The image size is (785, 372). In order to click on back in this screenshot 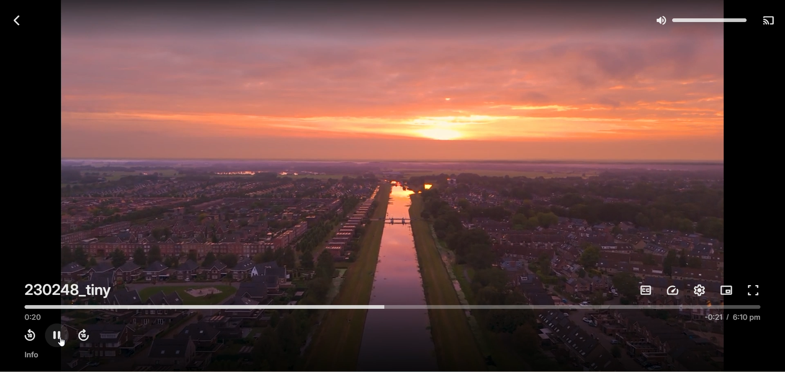, I will do `click(14, 20)`.